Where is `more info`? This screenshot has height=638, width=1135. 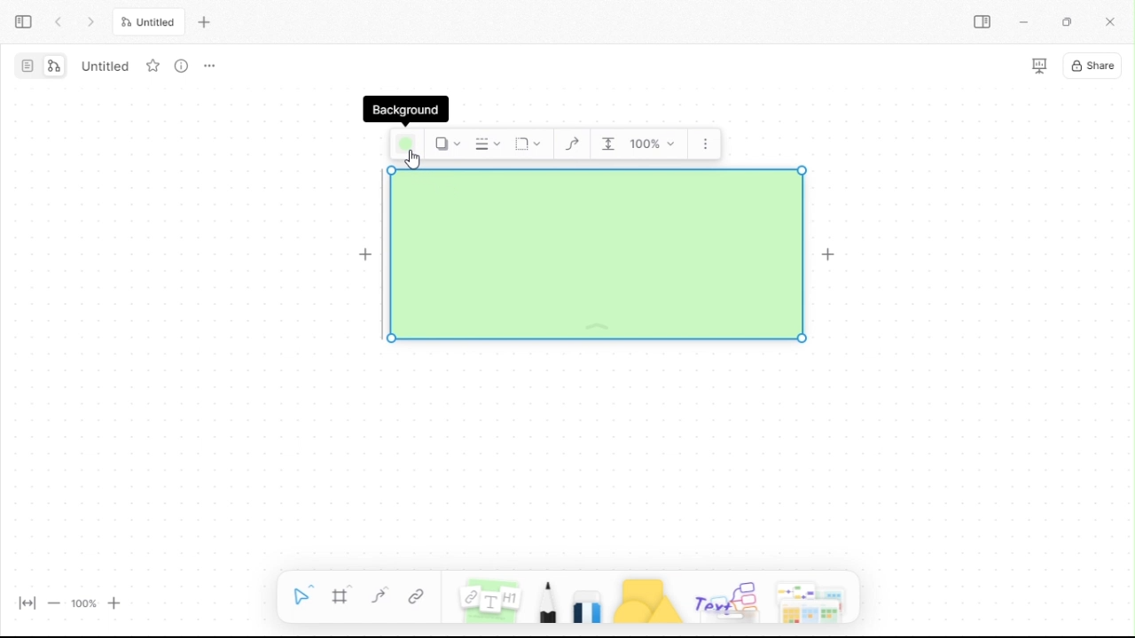
more info is located at coordinates (182, 65).